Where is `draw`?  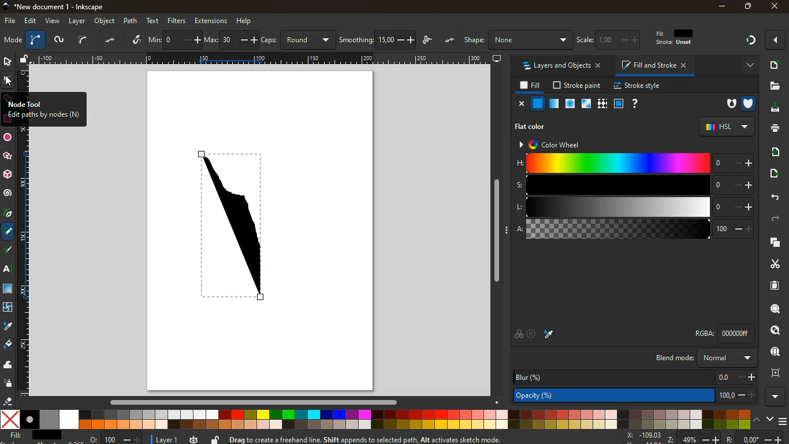 draw is located at coordinates (58, 39).